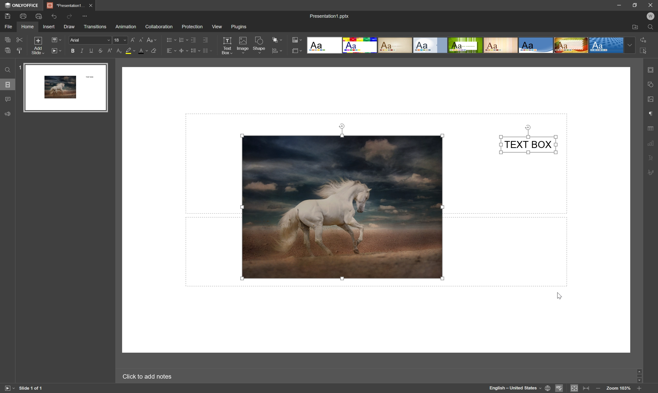  What do you see at coordinates (651, 70) in the screenshot?
I see `slide settings` at bounding box center [651, 70].